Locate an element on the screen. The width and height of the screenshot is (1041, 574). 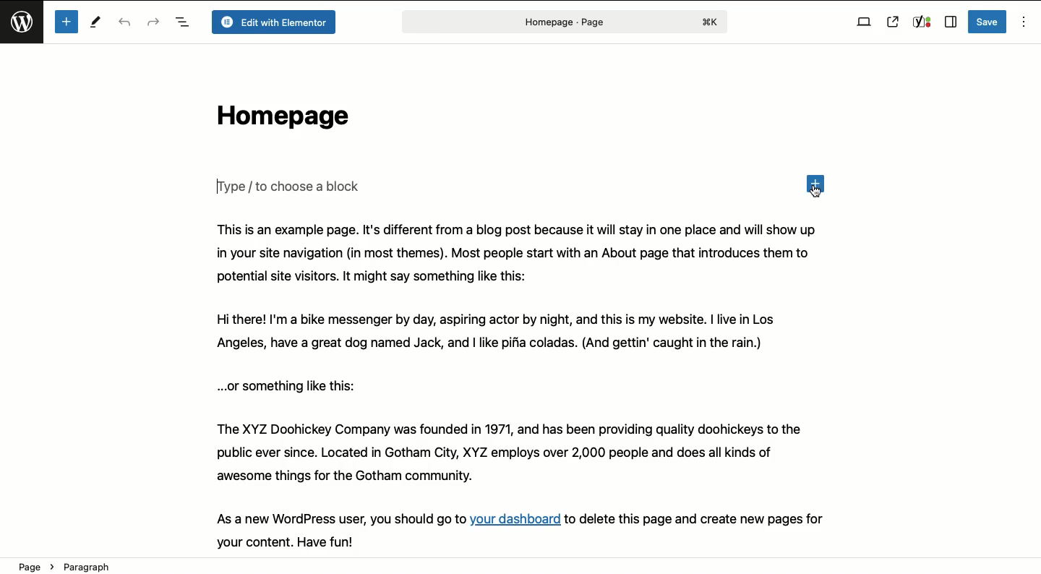
As a new WordPress user, you should go to your dashboard to delete this page and create new pages for
your content. Have fun! is located at coordinates (536, 529).